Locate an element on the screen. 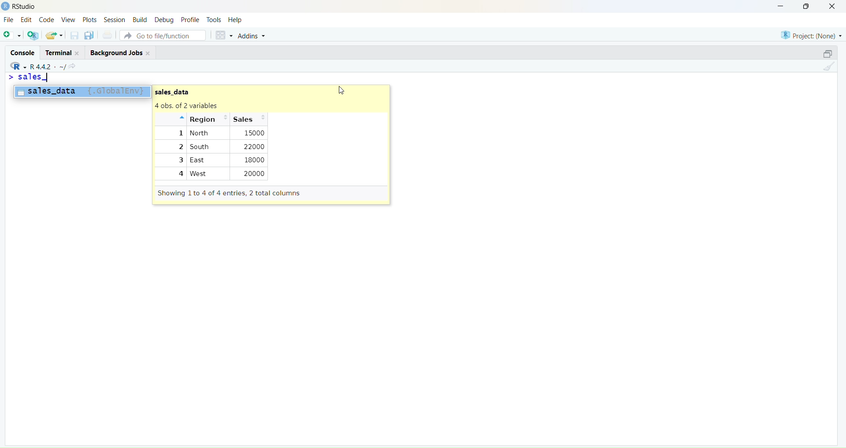 The height and width of the screenshot is (448, 846). Build is located at coordinates (139, 19).